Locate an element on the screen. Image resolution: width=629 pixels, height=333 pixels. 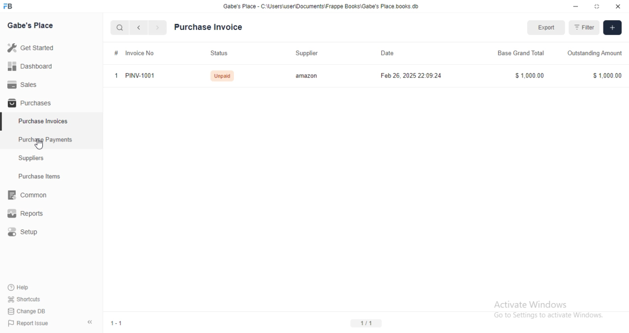
1 is located at coordinates (116, 76).